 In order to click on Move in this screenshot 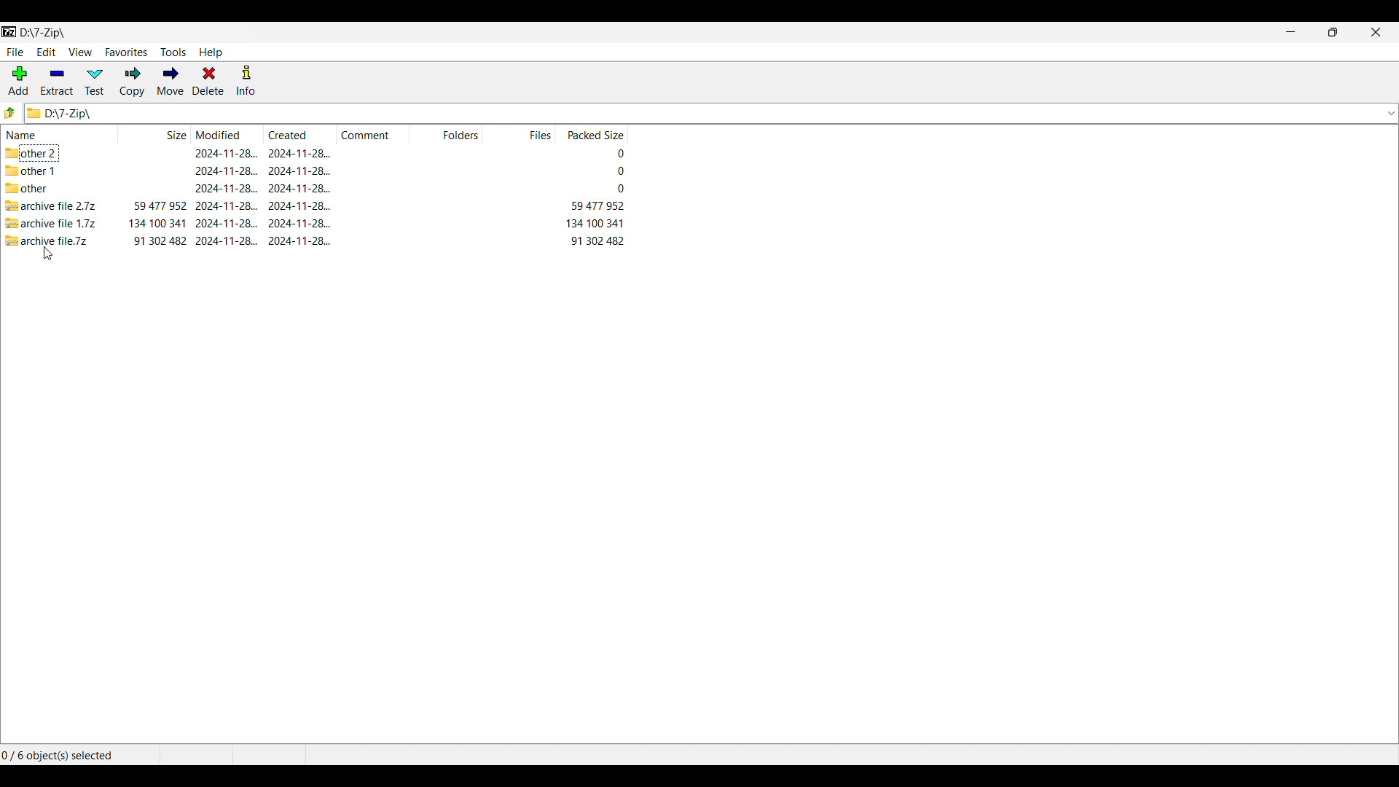, I will do `click(170, 82)`.